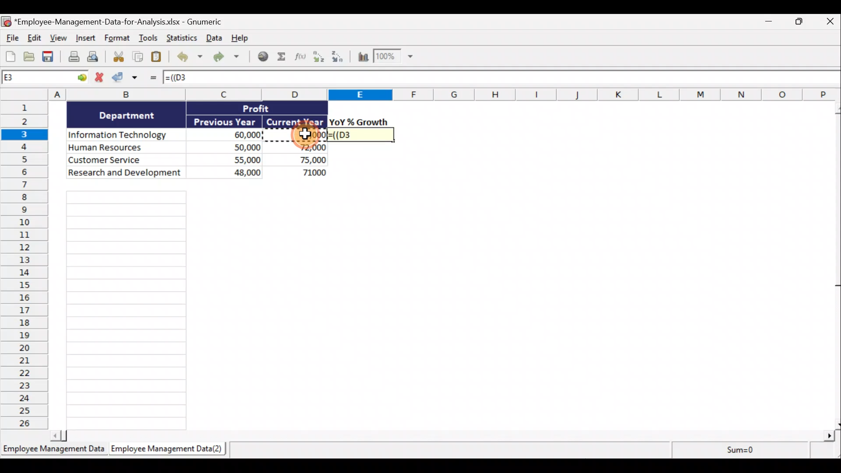 The width and height of the screenshot is (841, 473). Describe the element at coordinates (198, 140) in the screenshot. I see `Data` at that location.